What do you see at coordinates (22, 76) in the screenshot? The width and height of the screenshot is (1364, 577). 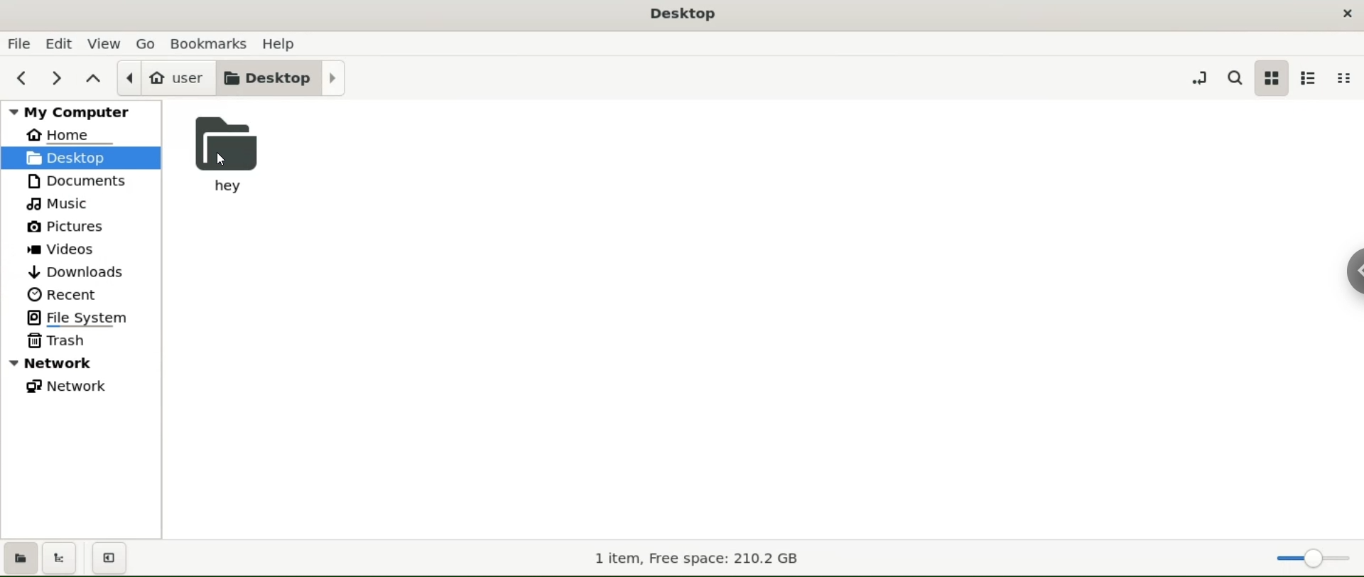 I see `previous` at bounding box center [22, 76].